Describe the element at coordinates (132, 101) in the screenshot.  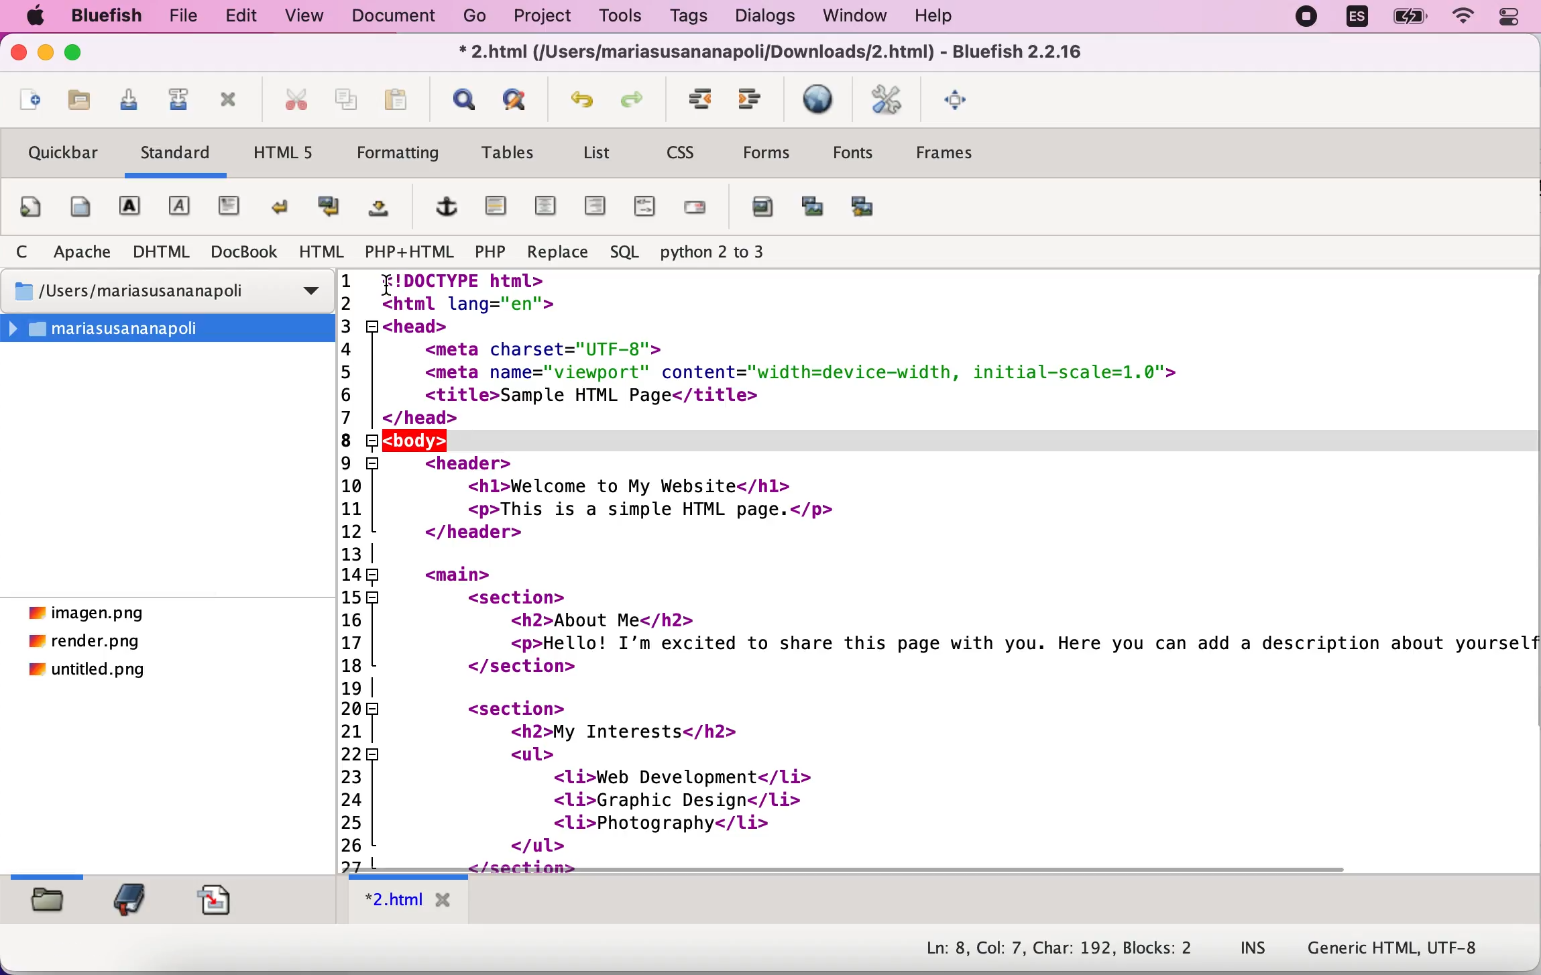
I see `save` at that location.